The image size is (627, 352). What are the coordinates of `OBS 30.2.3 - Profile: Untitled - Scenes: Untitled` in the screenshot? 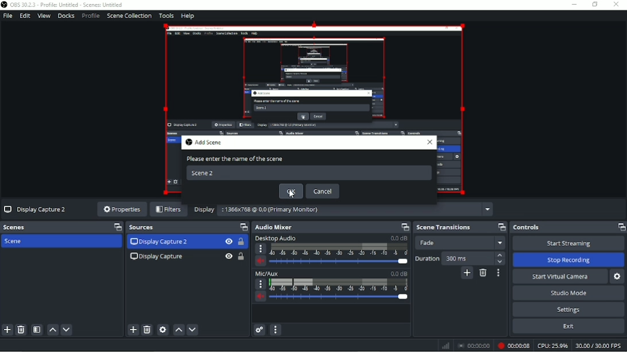 It's located at (61, 5).